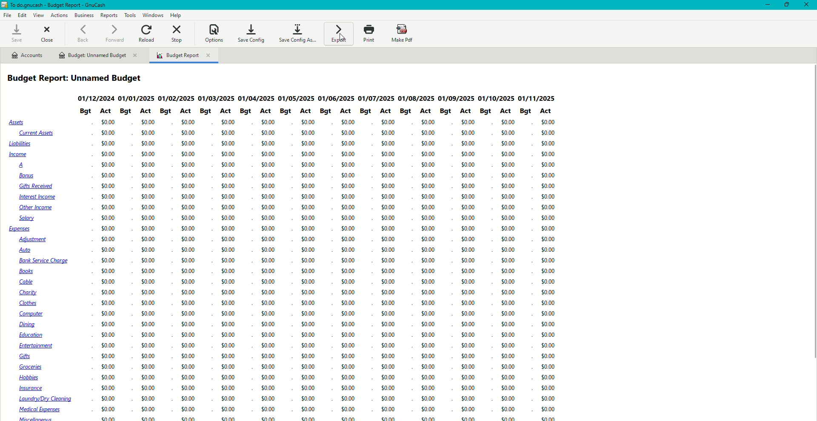 Image resolution: width=817 pixels, height=421 pixels. What do you see at coordinates (23, 15) in the screenshot?
I see `Edit` at bounding box center [23, 15].